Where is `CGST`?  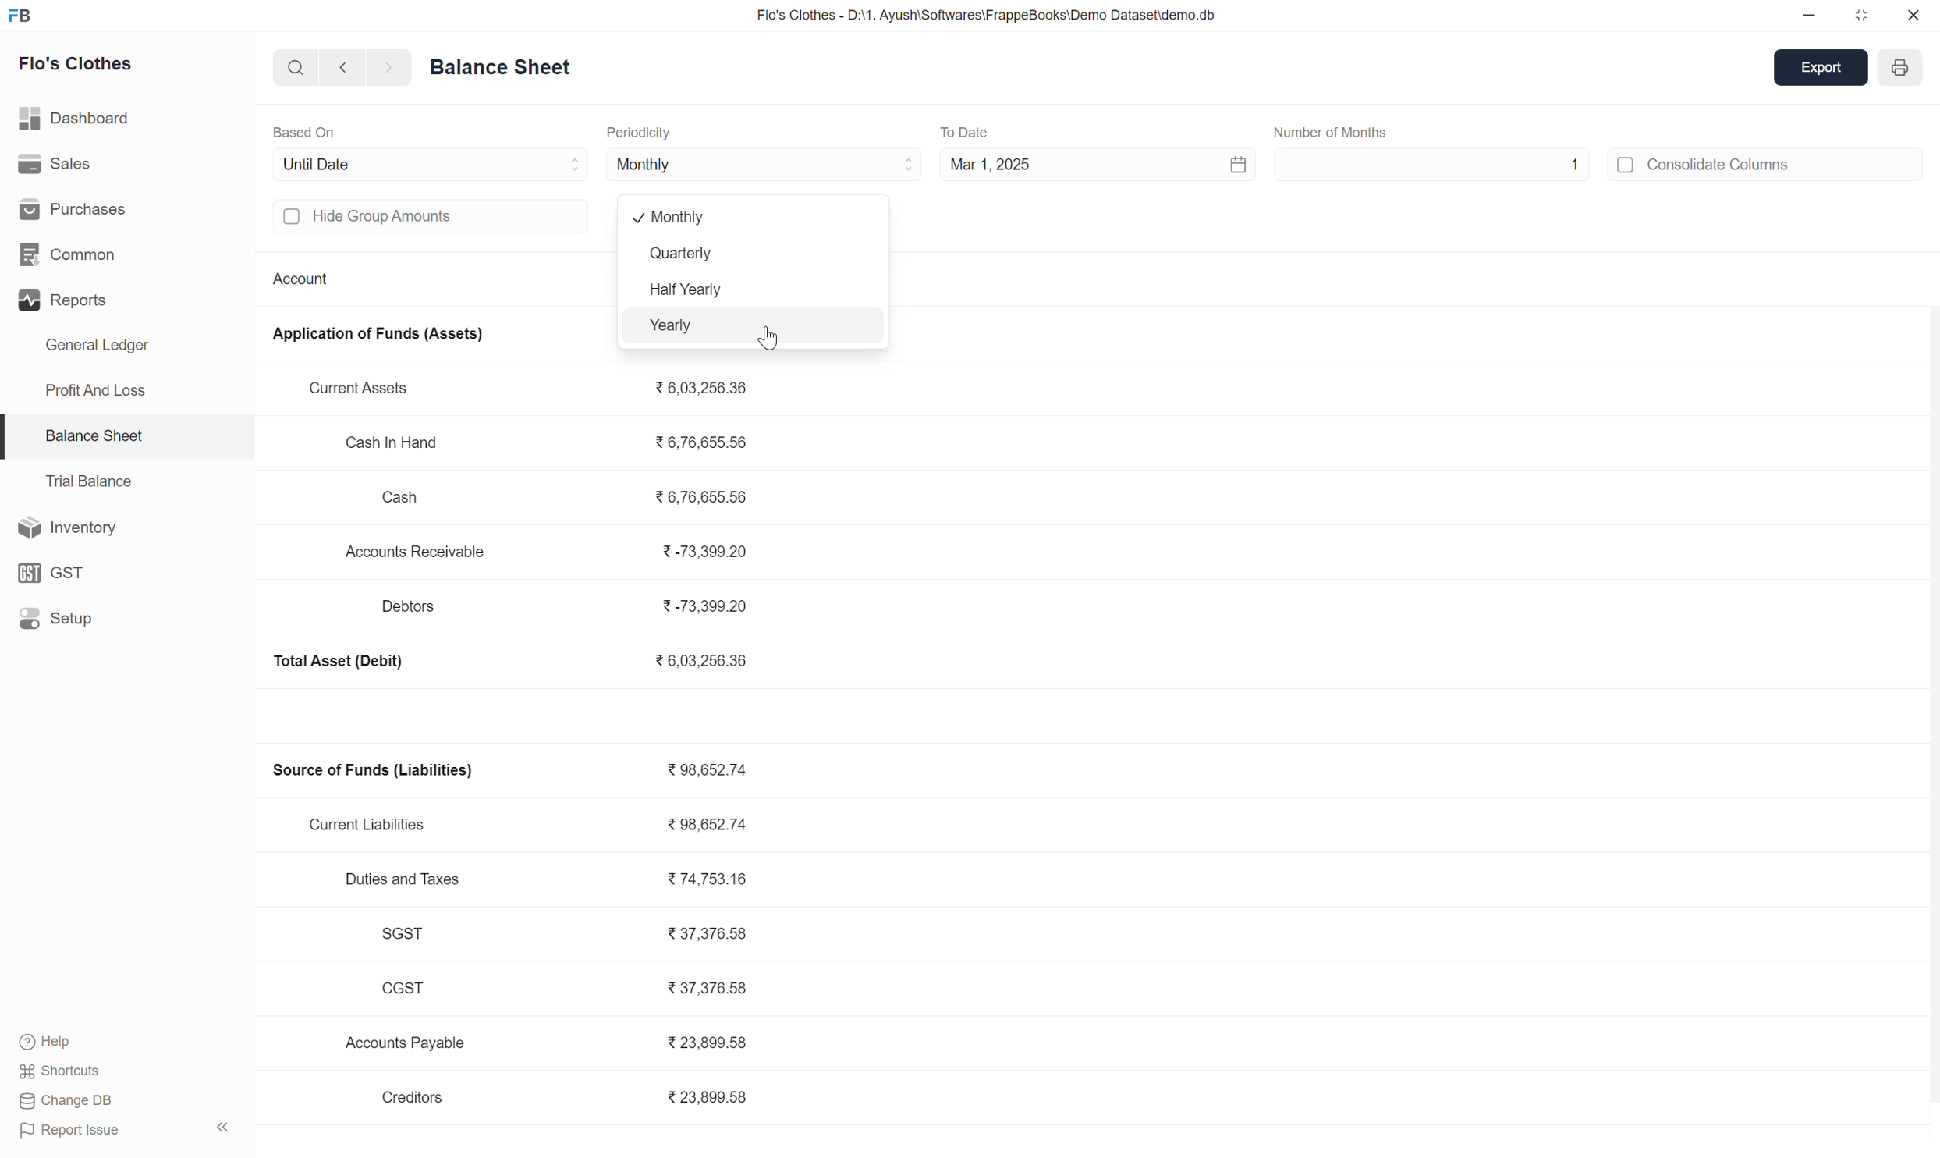
CGST is located at coordinates (410, 989).